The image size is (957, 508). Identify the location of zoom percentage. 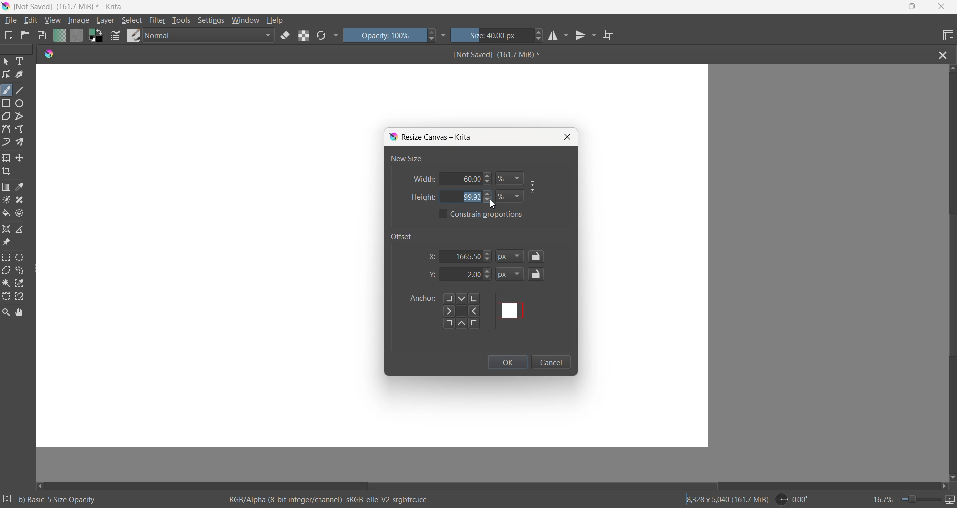
(882, 498).